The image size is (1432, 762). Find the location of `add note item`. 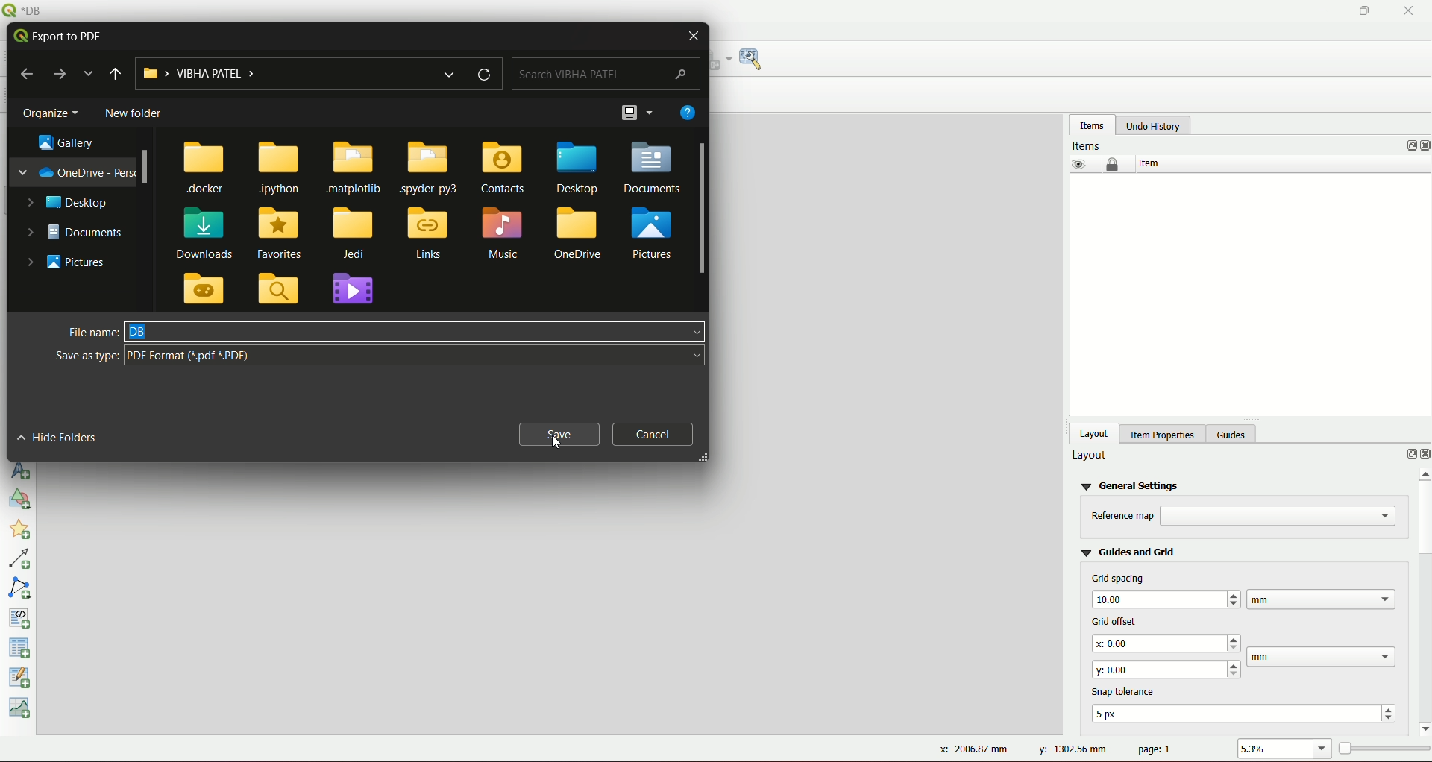

add note item is located at coordinates (22, 587).